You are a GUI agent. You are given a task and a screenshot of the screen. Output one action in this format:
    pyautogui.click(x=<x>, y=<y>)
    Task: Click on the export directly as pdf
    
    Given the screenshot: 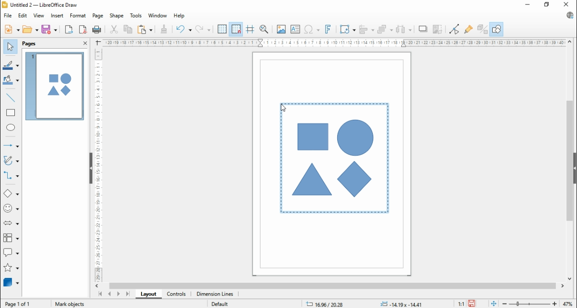 What is the action you would take?
    pyautogui.click(x=82, y=29)
    